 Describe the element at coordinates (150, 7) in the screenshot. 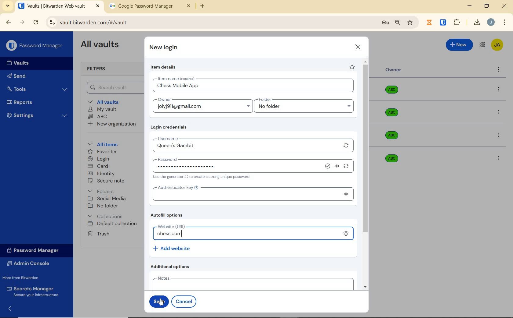

I see `tab` at that location.